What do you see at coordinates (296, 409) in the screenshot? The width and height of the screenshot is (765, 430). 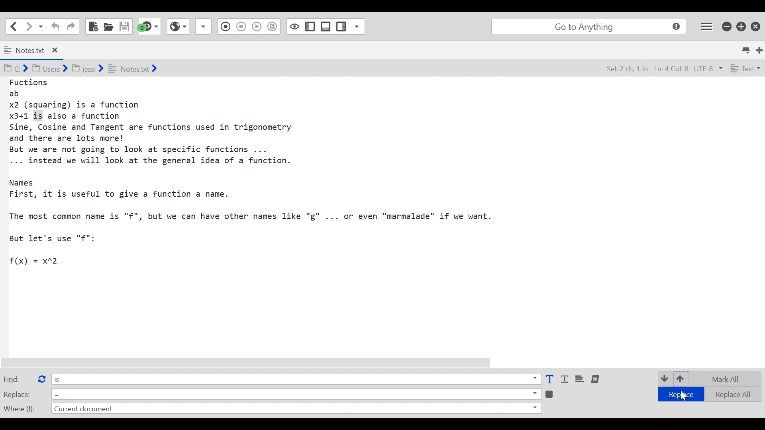 I see `Where Field` at bounding box center [296, 409].